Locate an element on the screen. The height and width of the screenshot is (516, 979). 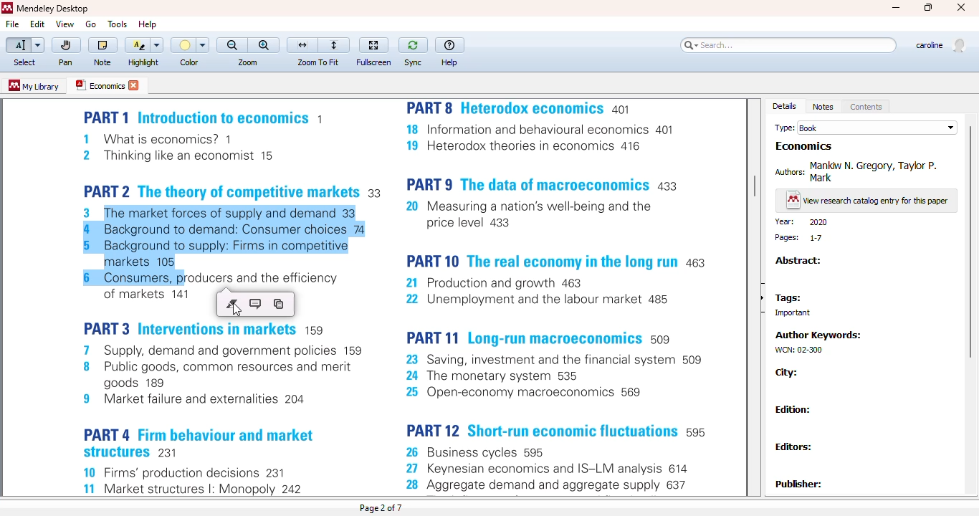
logo is located at coordinates (6, 8).